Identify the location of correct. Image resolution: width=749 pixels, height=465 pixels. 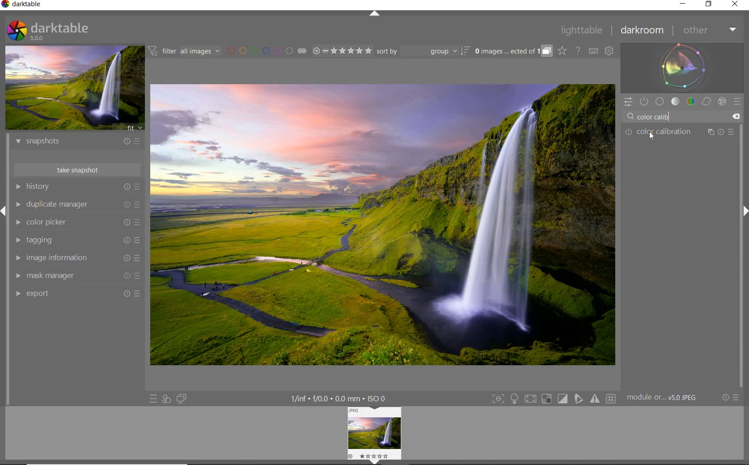
(706, 101).